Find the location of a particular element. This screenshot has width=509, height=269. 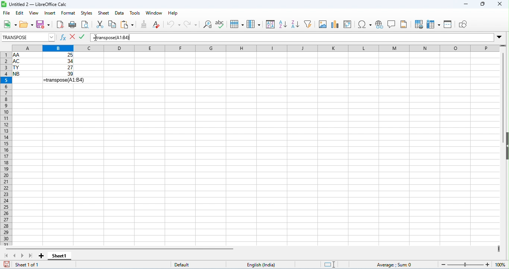

clear direct formatting is located at coordinates (158, 24).